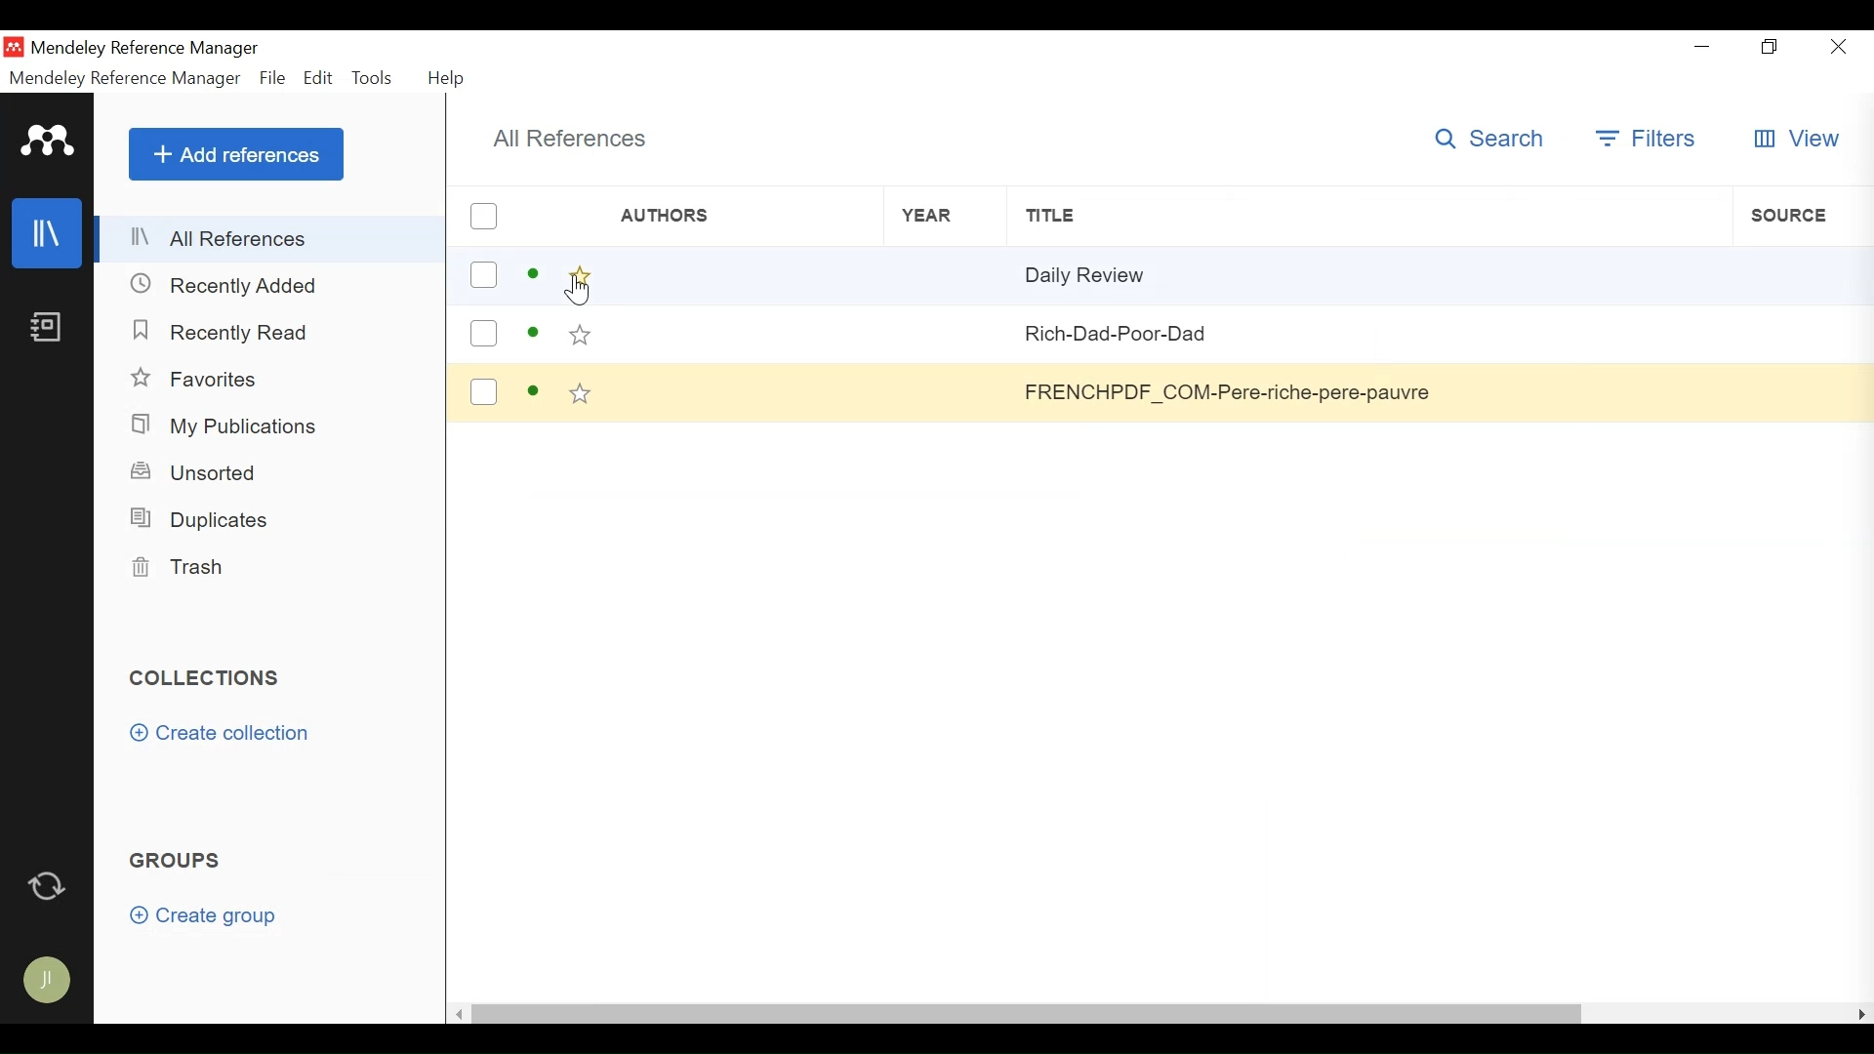 Image resolution: width=1874 pixels, height=1054 pixels. What do you see at coordinates (318, 77) in the screenshot?
I see `Edit` at bounding box center [318, 77].